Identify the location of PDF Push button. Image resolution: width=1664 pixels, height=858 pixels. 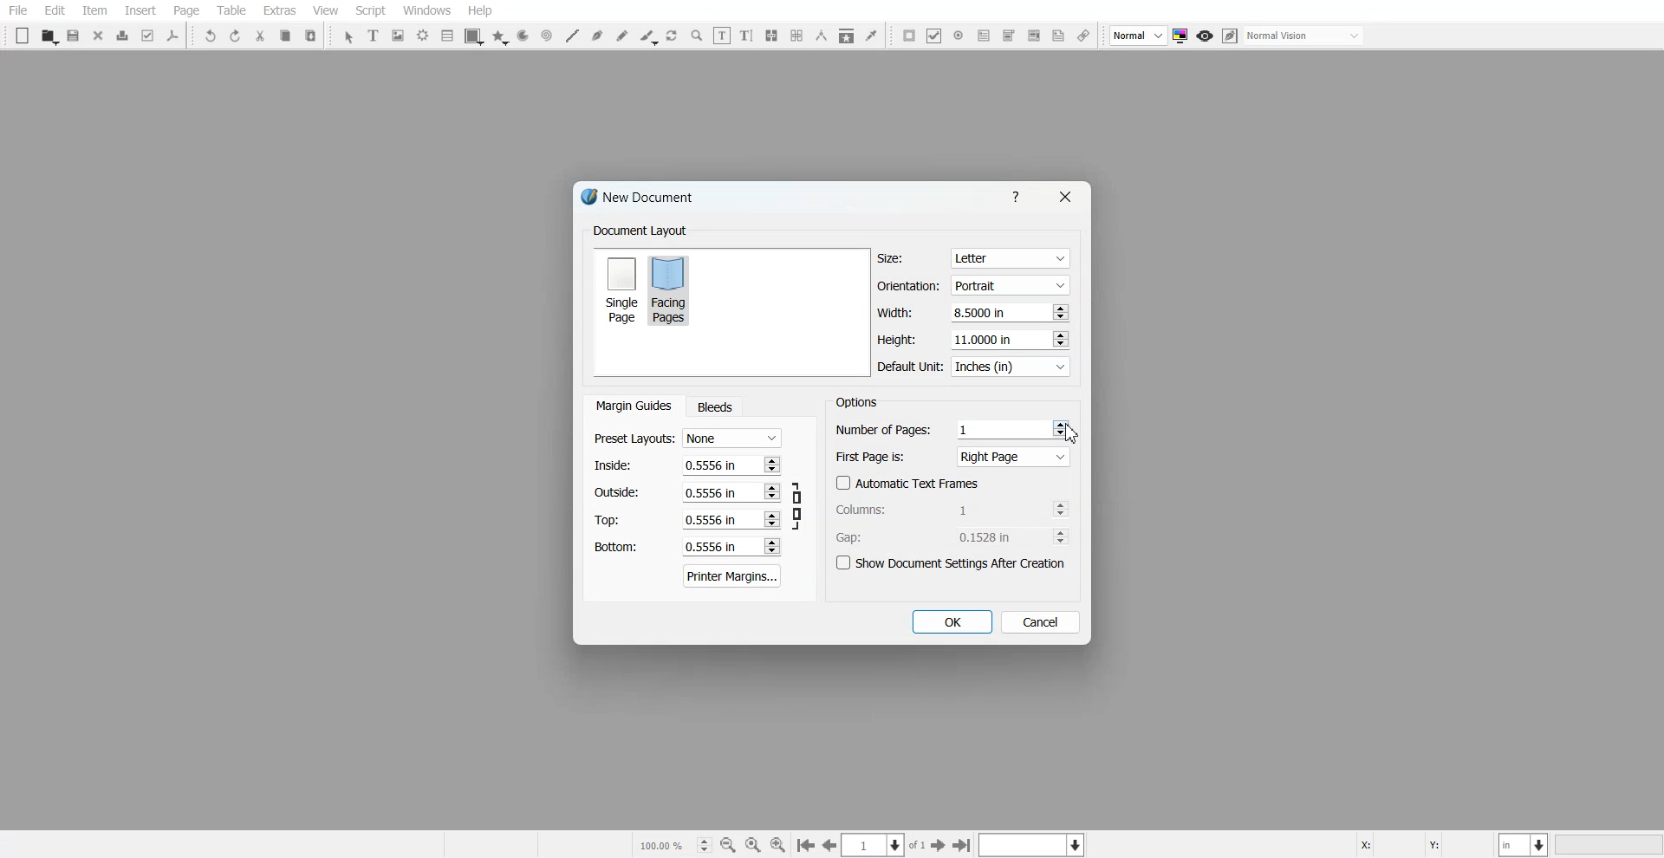
(909, 35).